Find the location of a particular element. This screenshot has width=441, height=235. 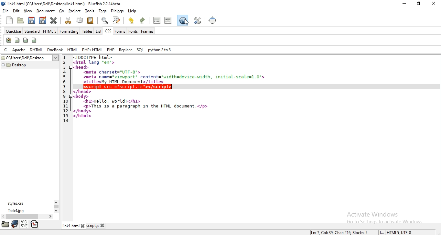

paste is located at coordinates (91, 20).